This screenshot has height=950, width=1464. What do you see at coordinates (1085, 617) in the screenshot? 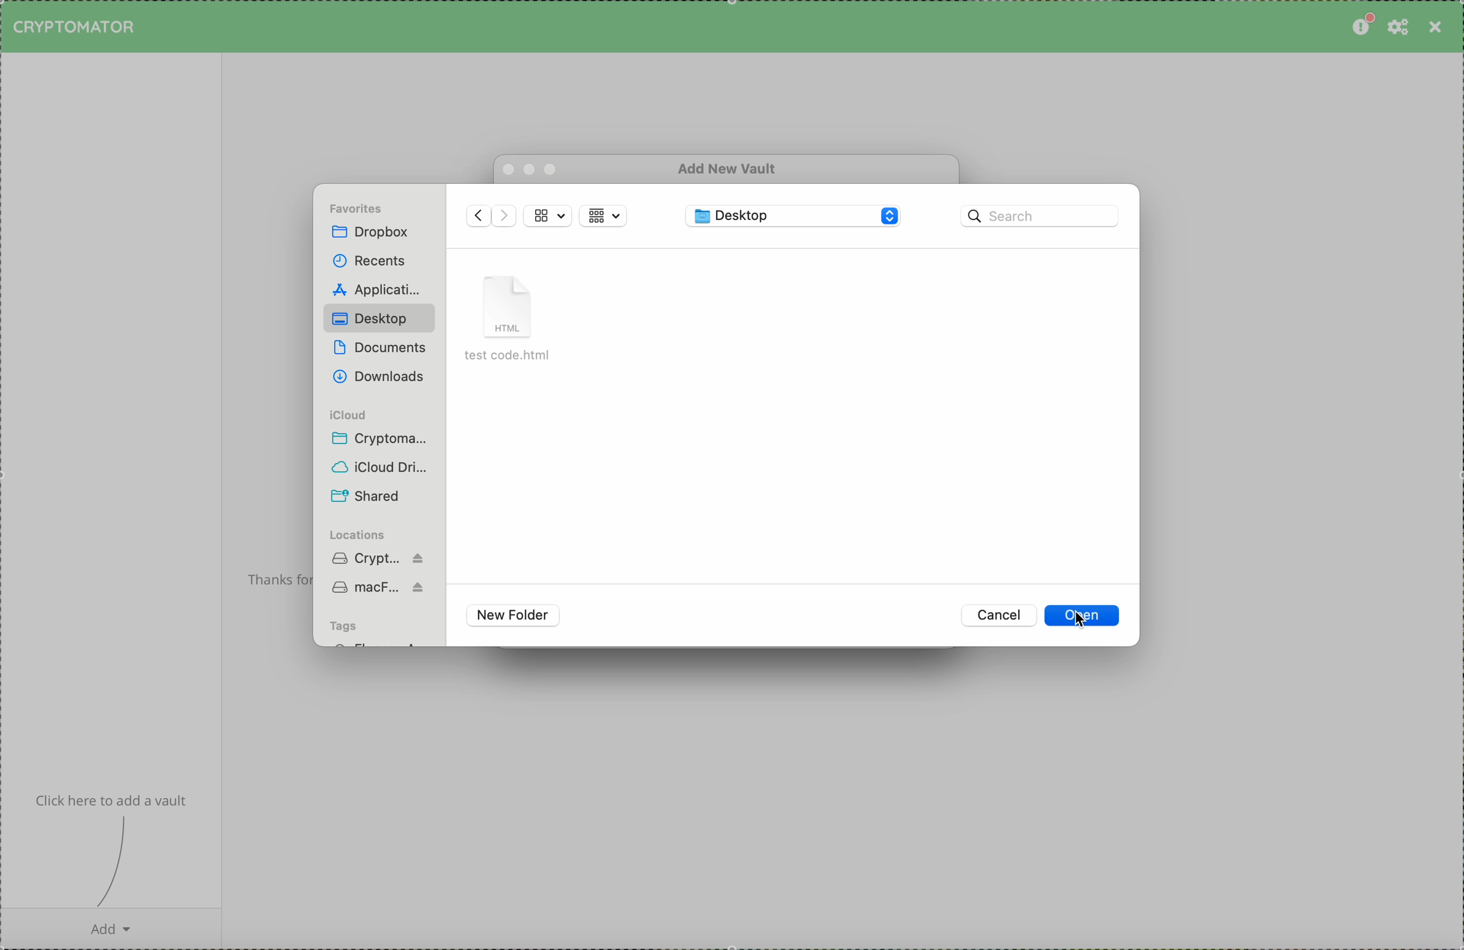
I see `click on open button` at bounding box center [1085, 617].